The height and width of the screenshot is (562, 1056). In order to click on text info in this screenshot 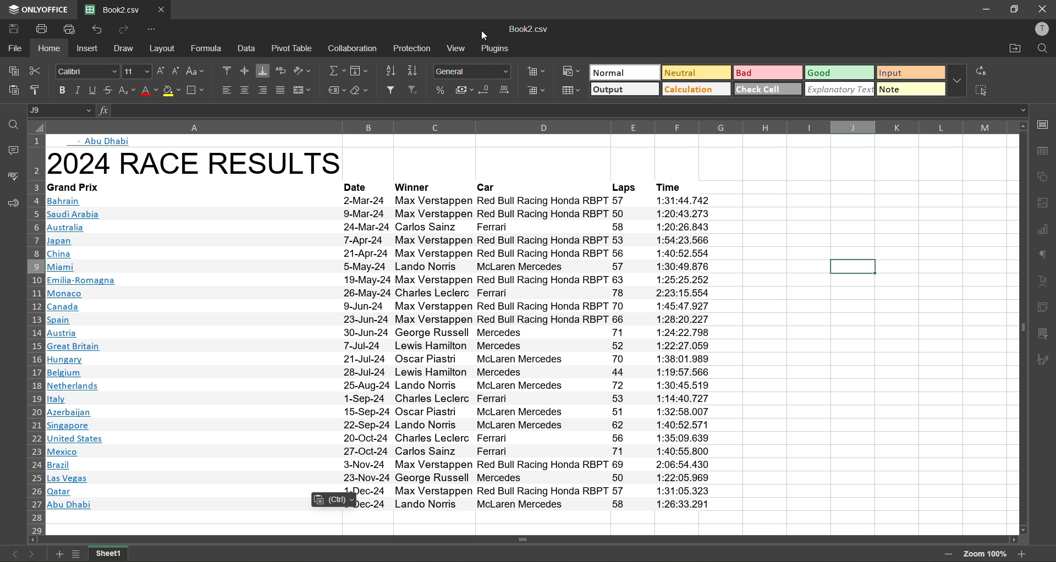, I will do `click(383, 439)`.